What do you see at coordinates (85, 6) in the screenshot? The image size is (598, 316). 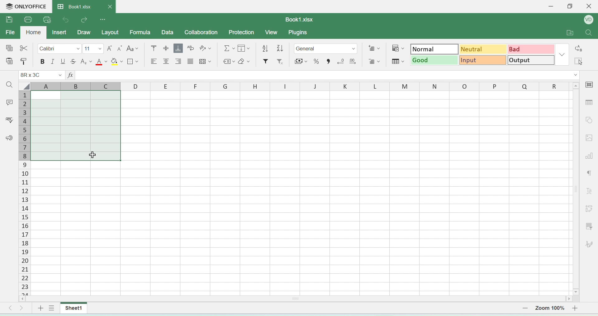 I see `book1.xlsx` at bounding box center [85, 6].